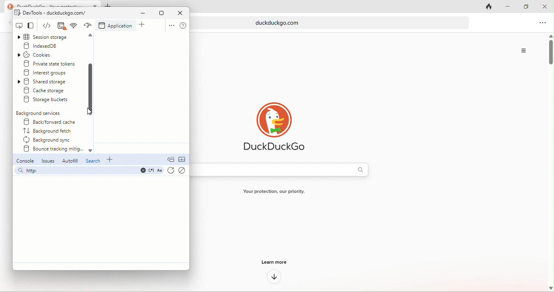 This screenshot has height=292, width=554. What do you see at coordinates (60, 26) in the screenshot?
I see `elements` at bounding box center [60, 26].